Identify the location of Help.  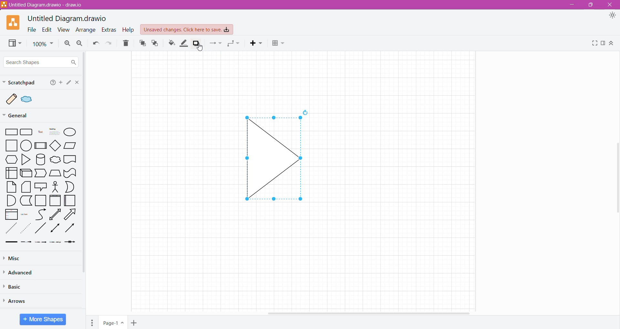
(53, 83).